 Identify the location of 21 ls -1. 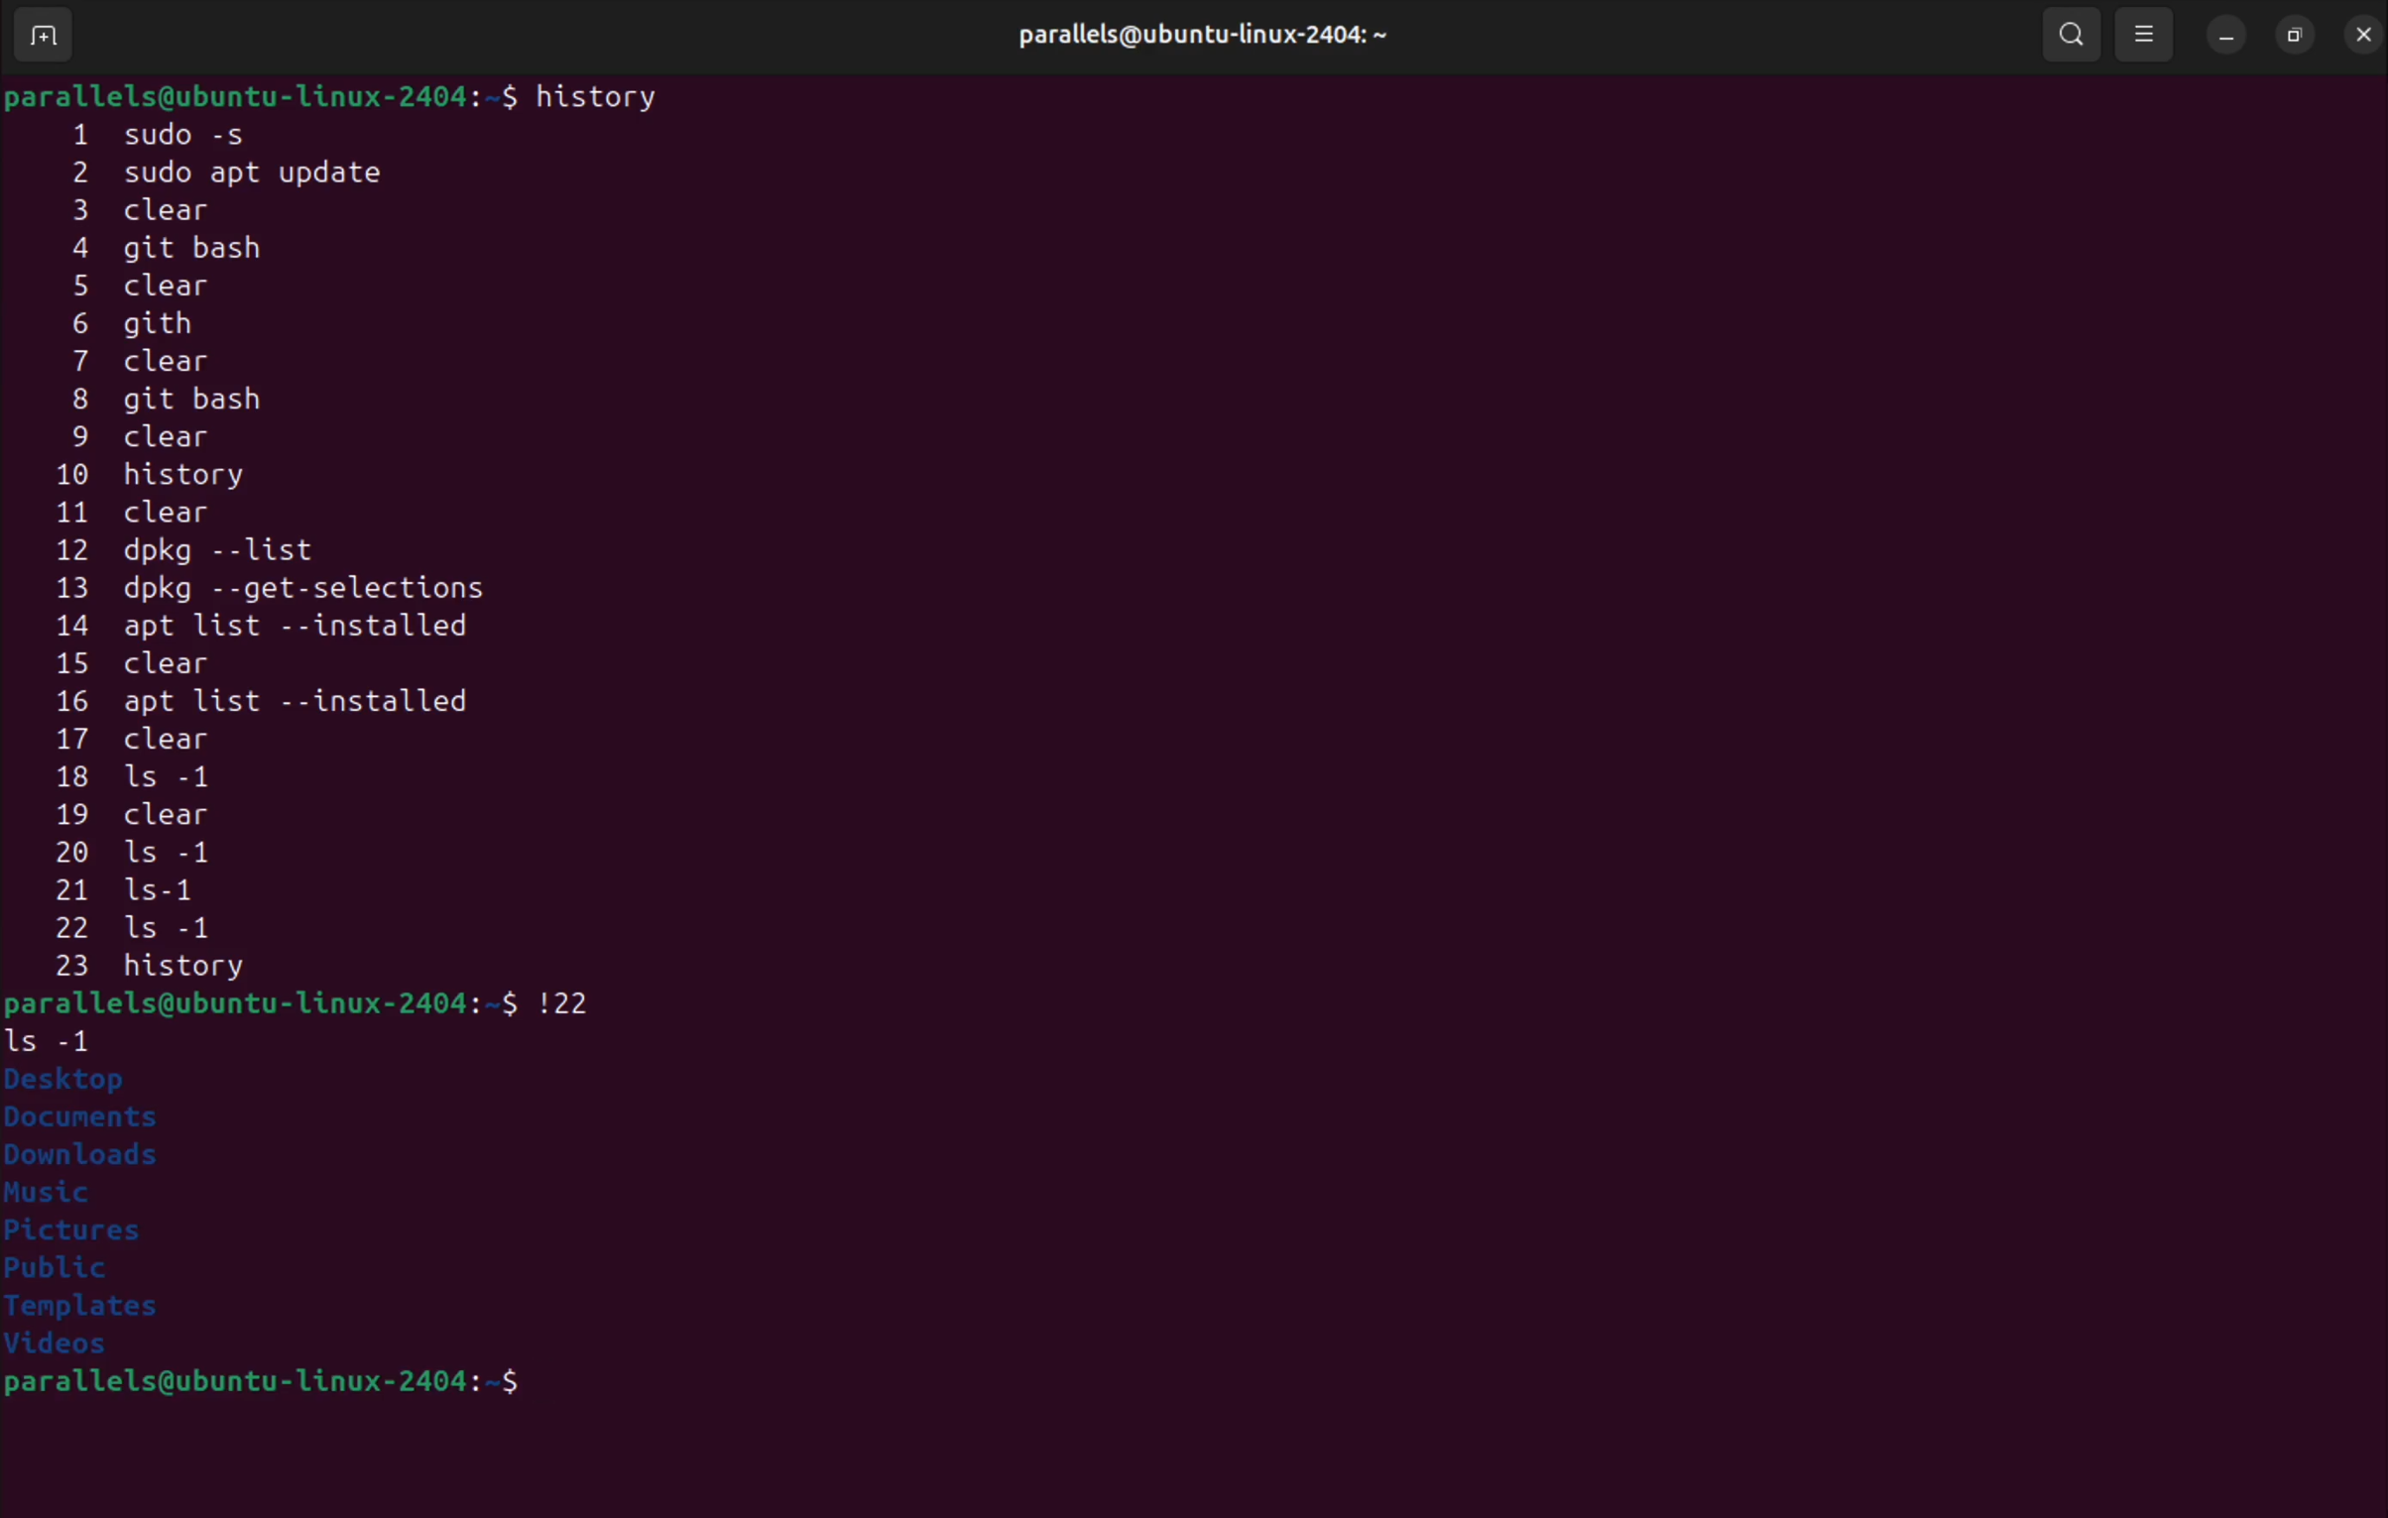
(155, 891).